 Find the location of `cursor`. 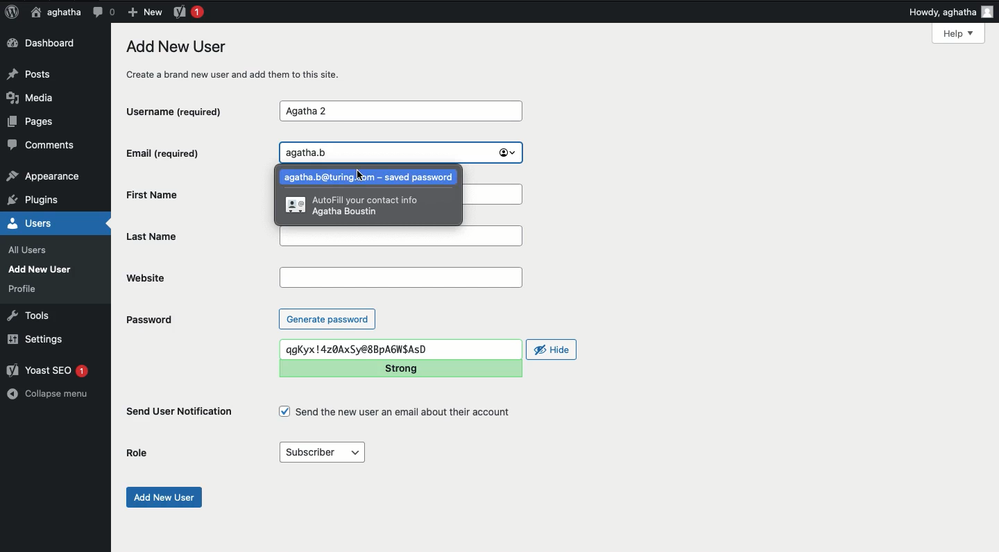

cursor is located at coordinates (359, 175).